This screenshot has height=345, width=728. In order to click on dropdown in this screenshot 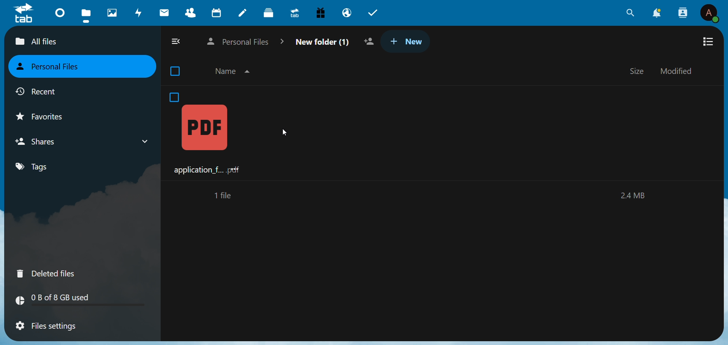, I will do `click(145, 141)`.